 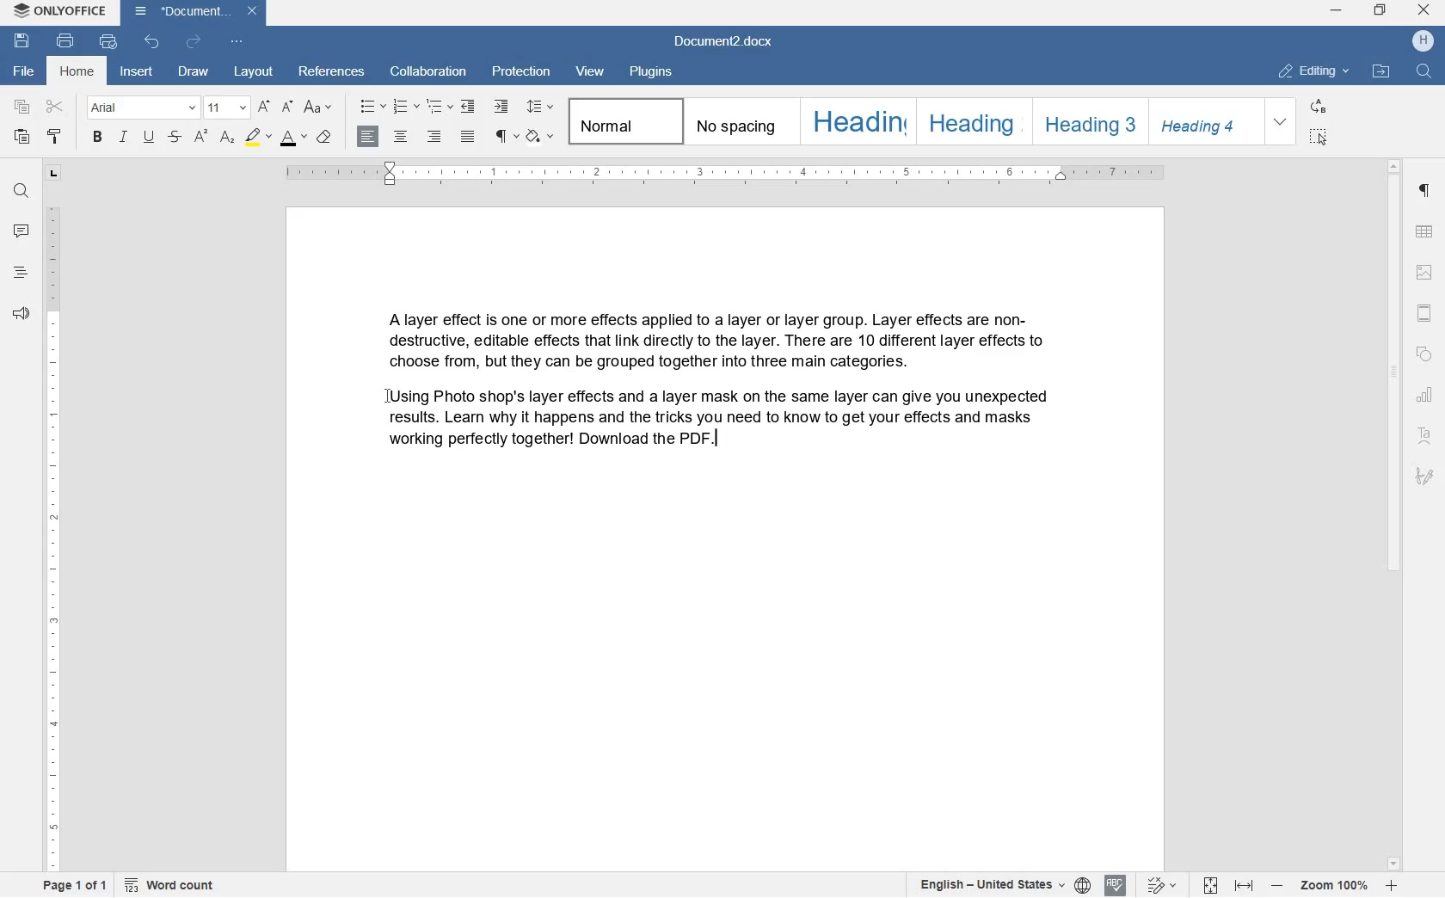 I want to click on LEFT ALIGNMENT, so click(x=368, y=138).